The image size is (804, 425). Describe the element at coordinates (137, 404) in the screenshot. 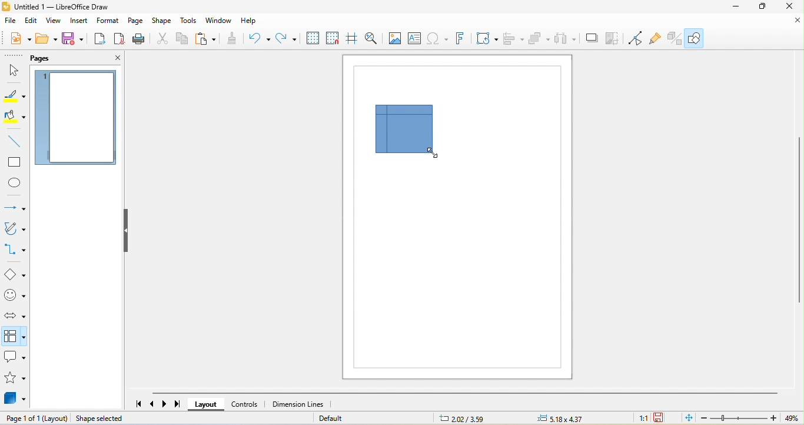

I see `scroll to first page` at that location.